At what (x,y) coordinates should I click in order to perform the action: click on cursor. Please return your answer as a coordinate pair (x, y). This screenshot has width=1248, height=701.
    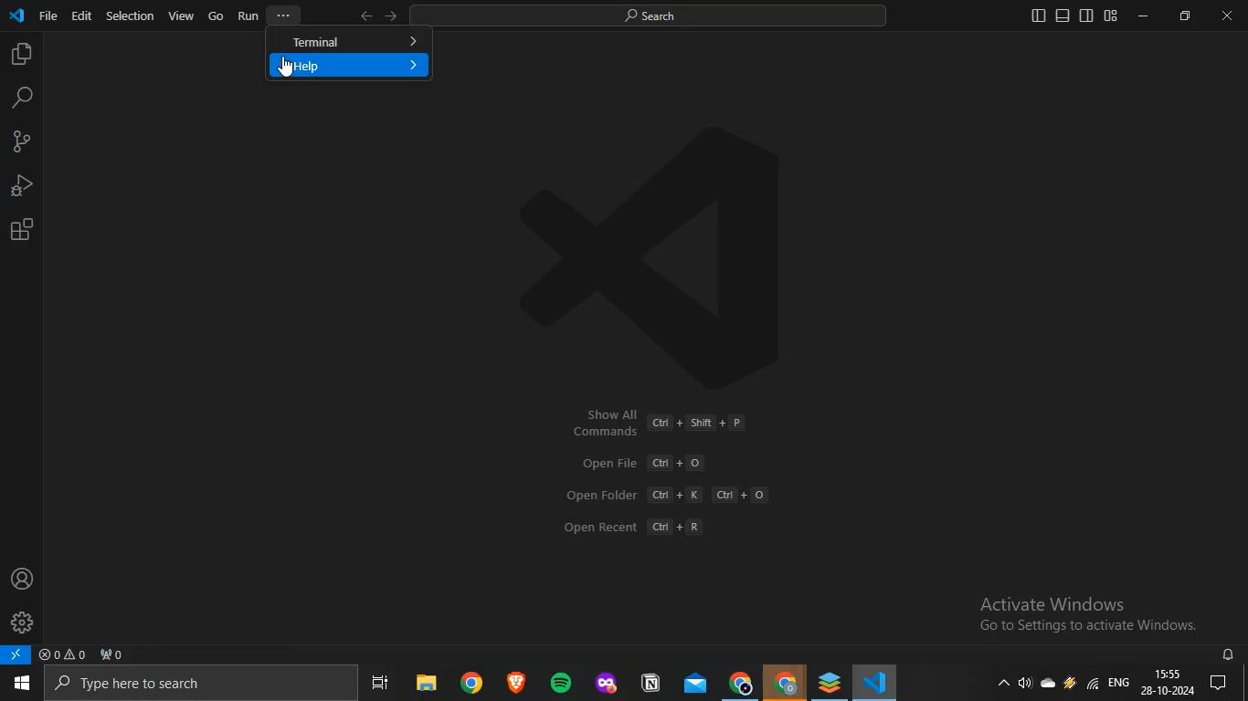
    Looking at the image, I should click on (286, 68).